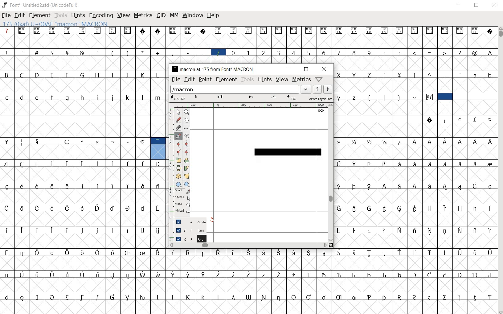 Image resolution: width=503 pixels, height=314 pixels. What do you see at coordinates (460, 74) in the screenshot?
I see ``` at bounding box center [460, 74].